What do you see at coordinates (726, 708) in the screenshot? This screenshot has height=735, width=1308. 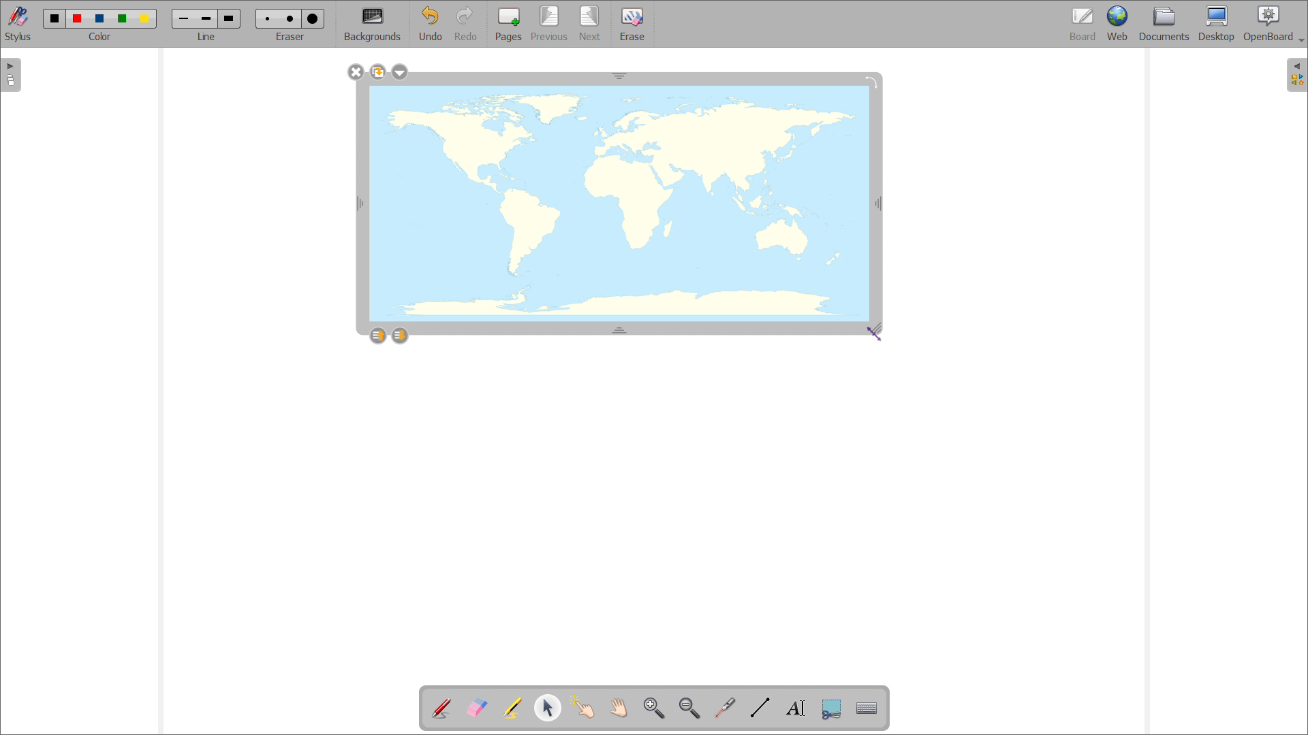 I see `virtual laser pointer` at bounding box center [726, 708].